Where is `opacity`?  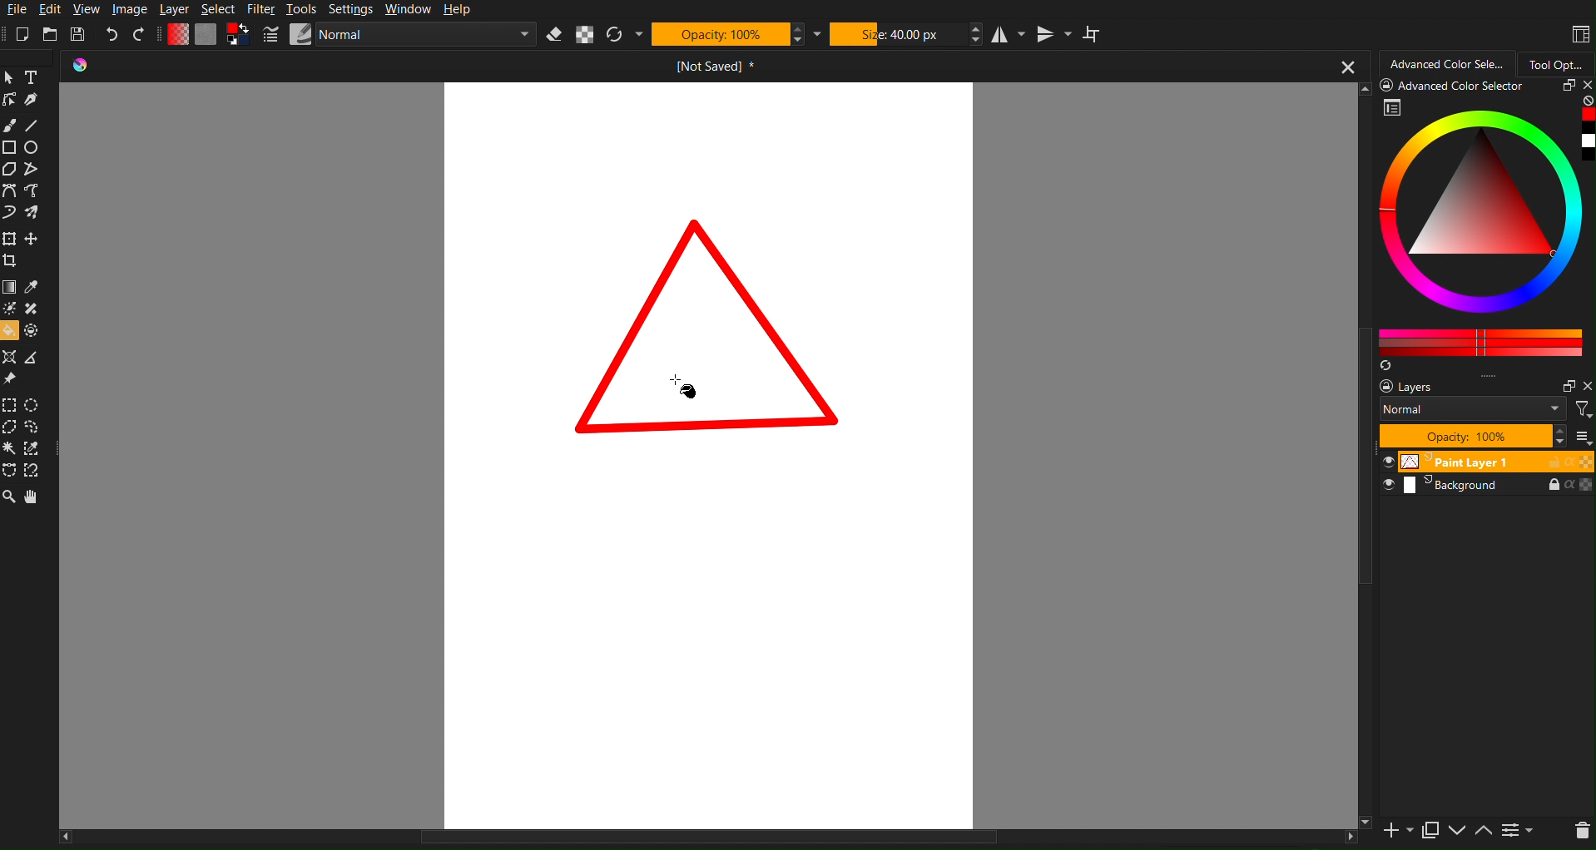 opacity is located at coordinates (1471, 436).